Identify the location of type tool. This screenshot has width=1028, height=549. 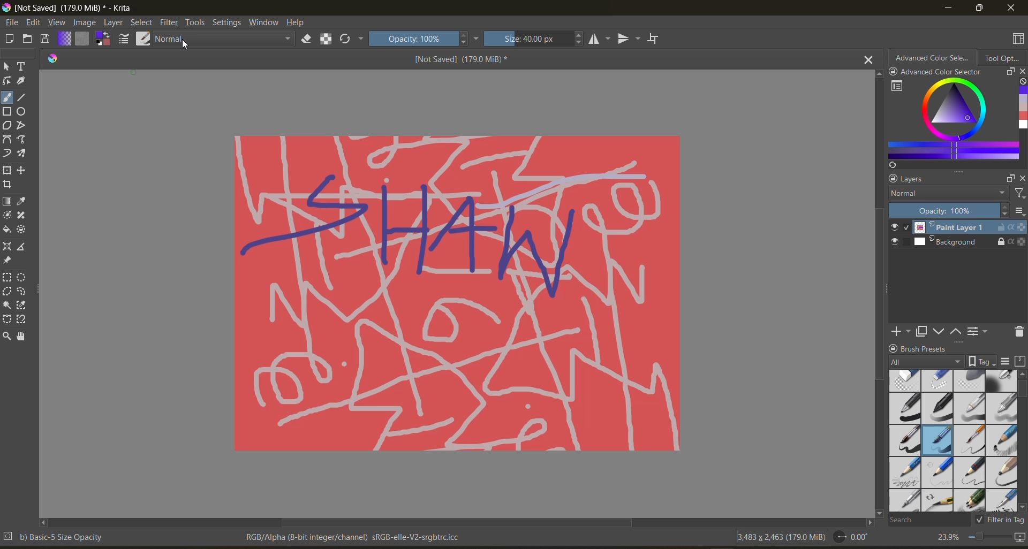
(22, 66).